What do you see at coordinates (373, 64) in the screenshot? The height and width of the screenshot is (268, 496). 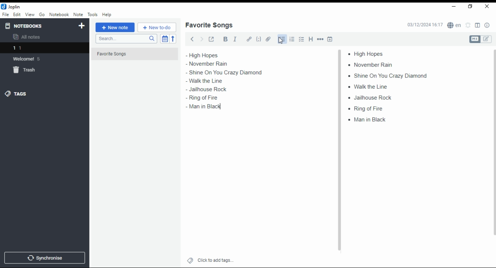 I see `november rain` at bounding box center [373, 64].